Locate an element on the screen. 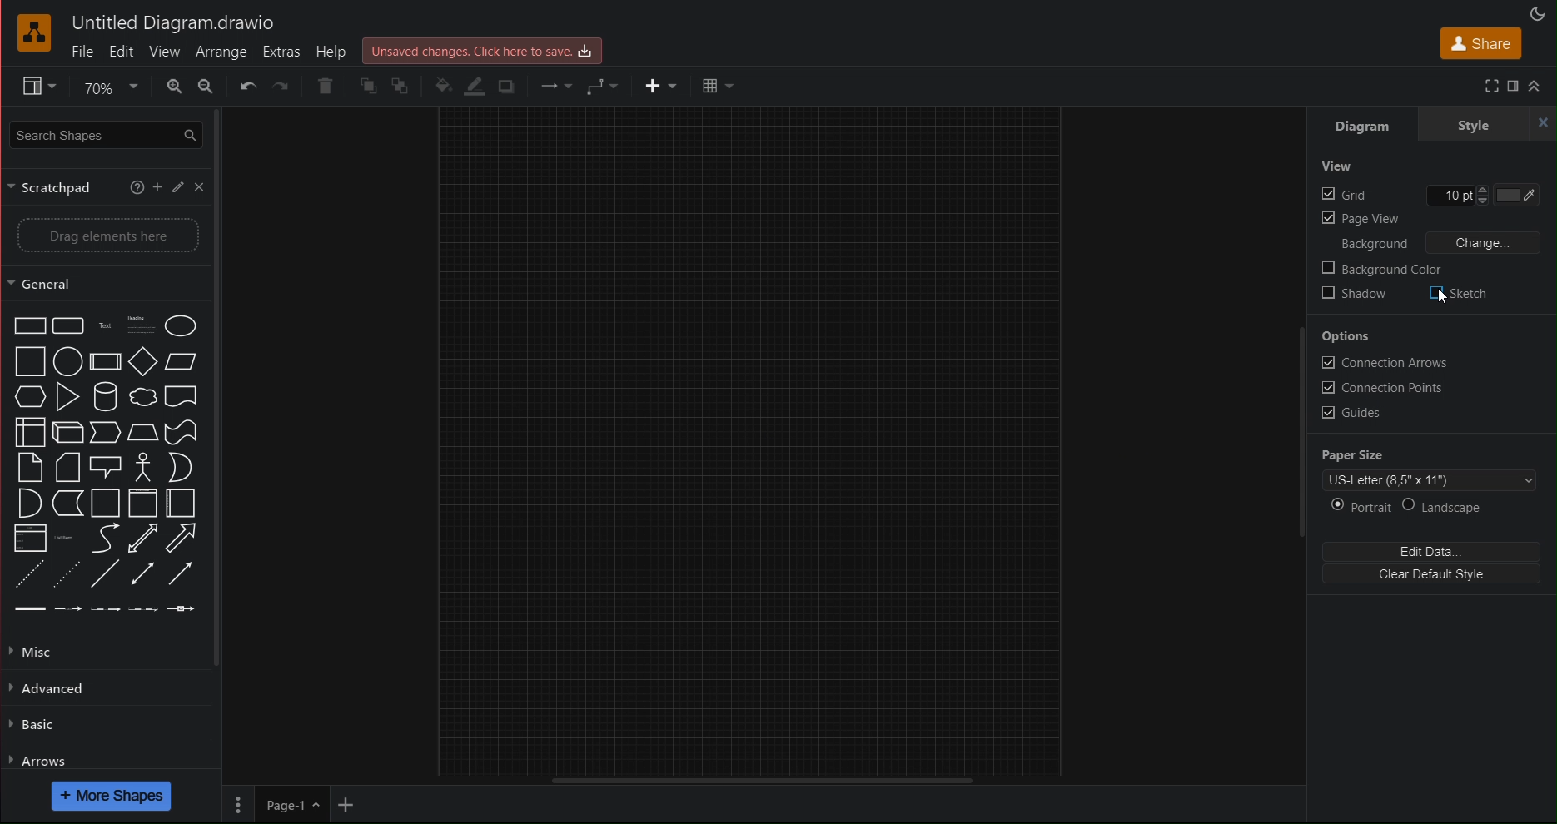 This screenshot has height=824, width=1557. connector with label is located at coordinates (66, 612).